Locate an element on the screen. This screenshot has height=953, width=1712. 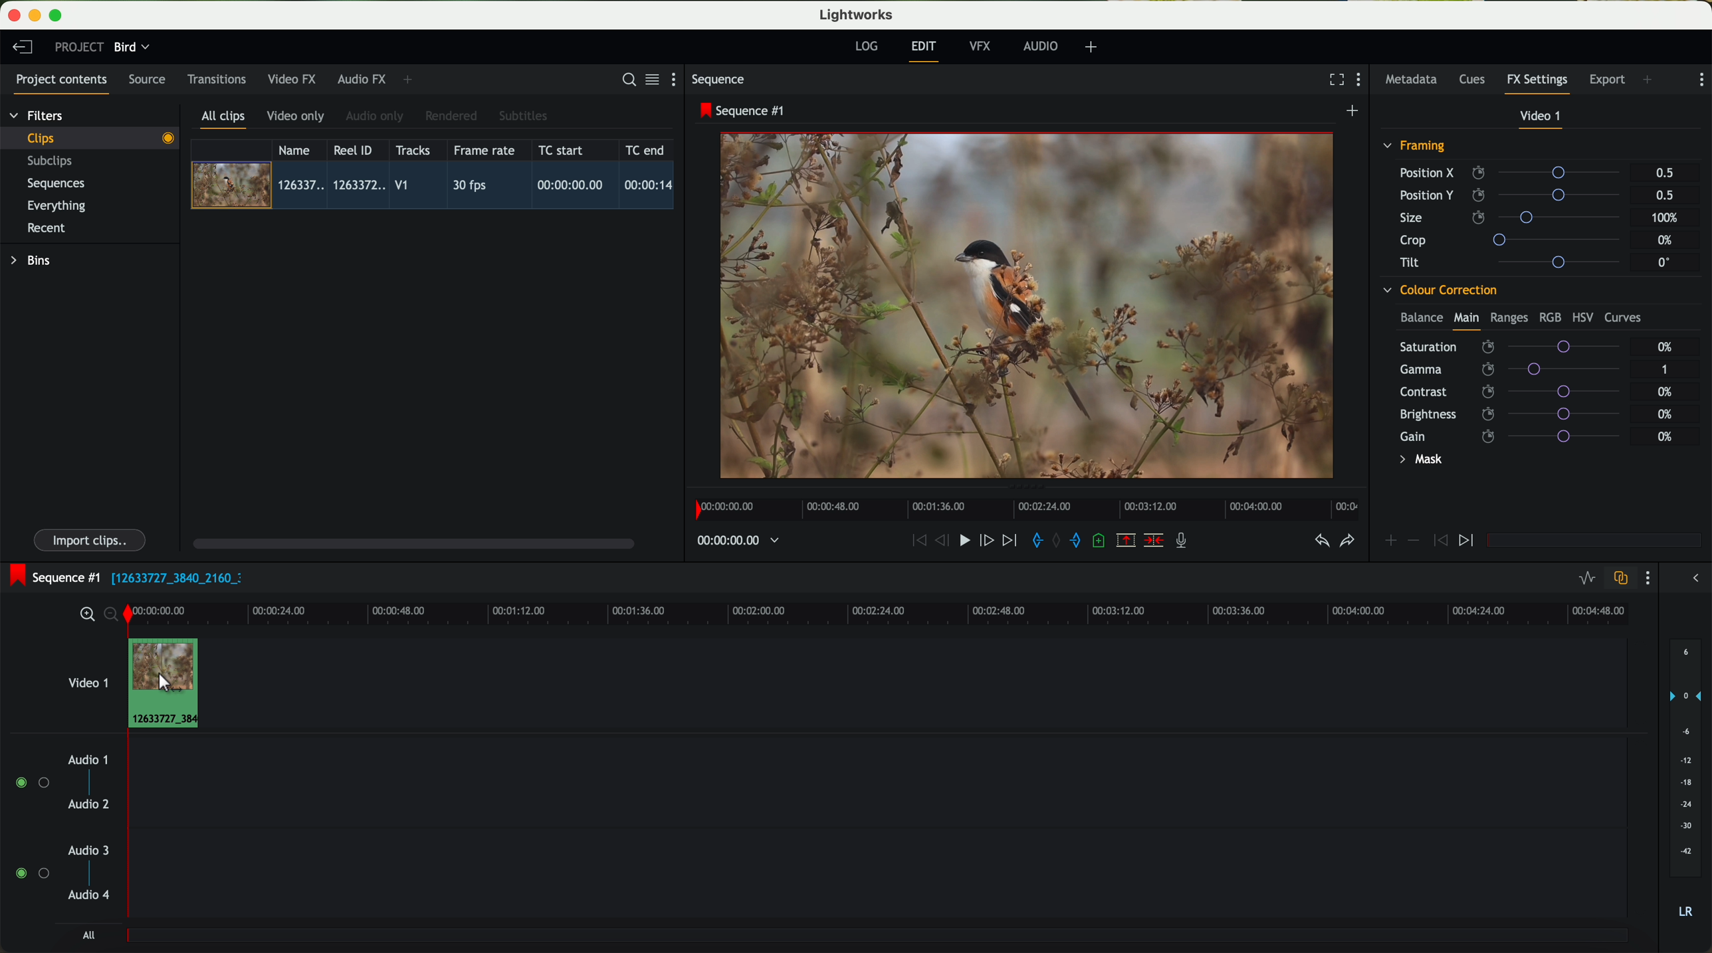
0% is located at coordinates (1667, 240).